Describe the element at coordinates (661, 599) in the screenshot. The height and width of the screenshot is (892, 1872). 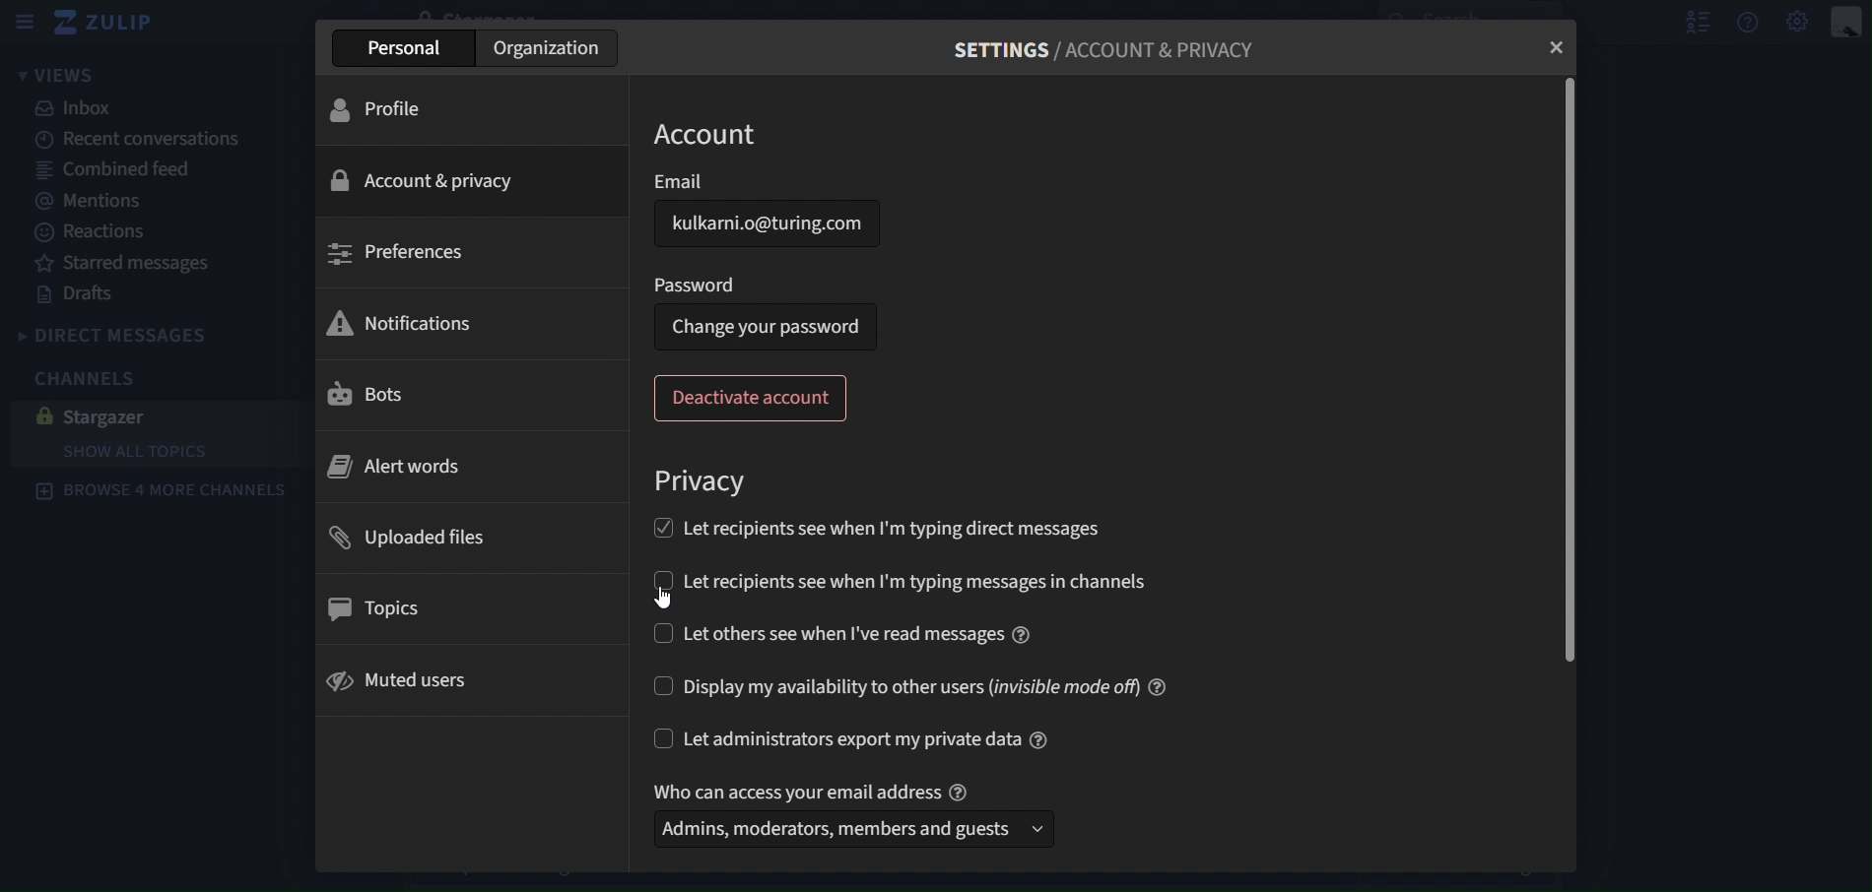
I see `cursor` at that location.